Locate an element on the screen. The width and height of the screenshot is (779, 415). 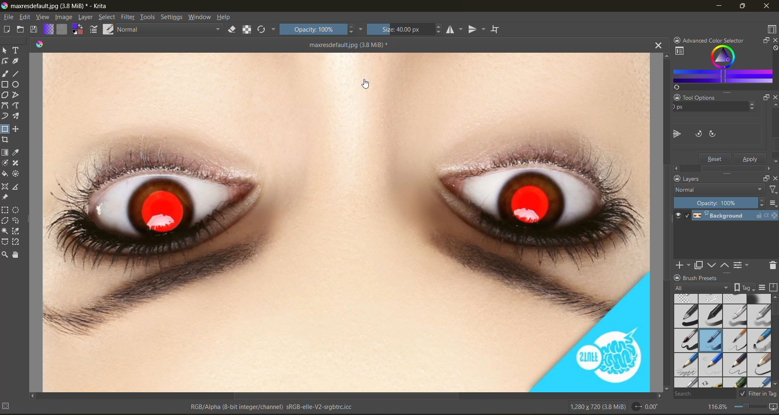
layer is located at coordinates (736, 216).